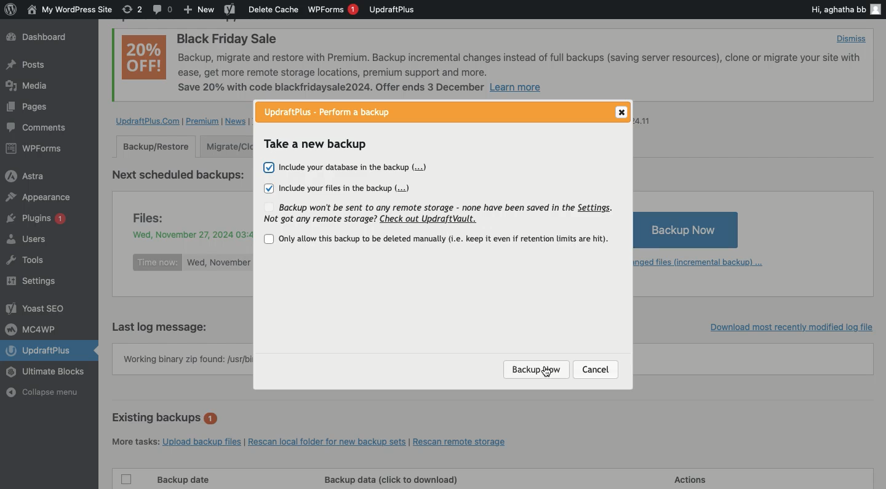 This screenshot has width=886, height=489. What do you see at coordinates (236, 121) in the screenshot?
I see `News` at bounding box center [236, 121].